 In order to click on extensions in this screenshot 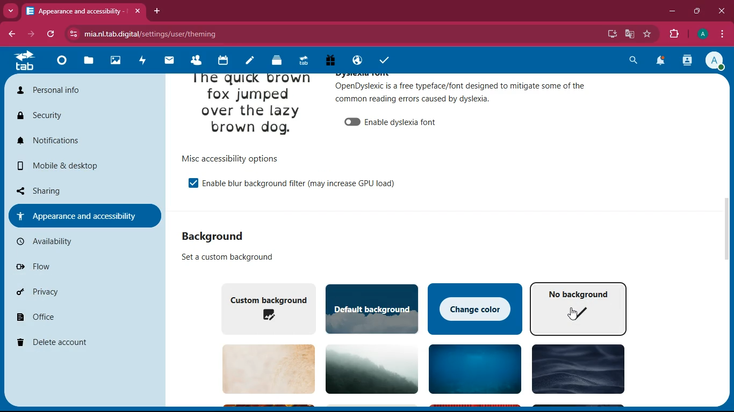, I will do `click(674, 34)`.